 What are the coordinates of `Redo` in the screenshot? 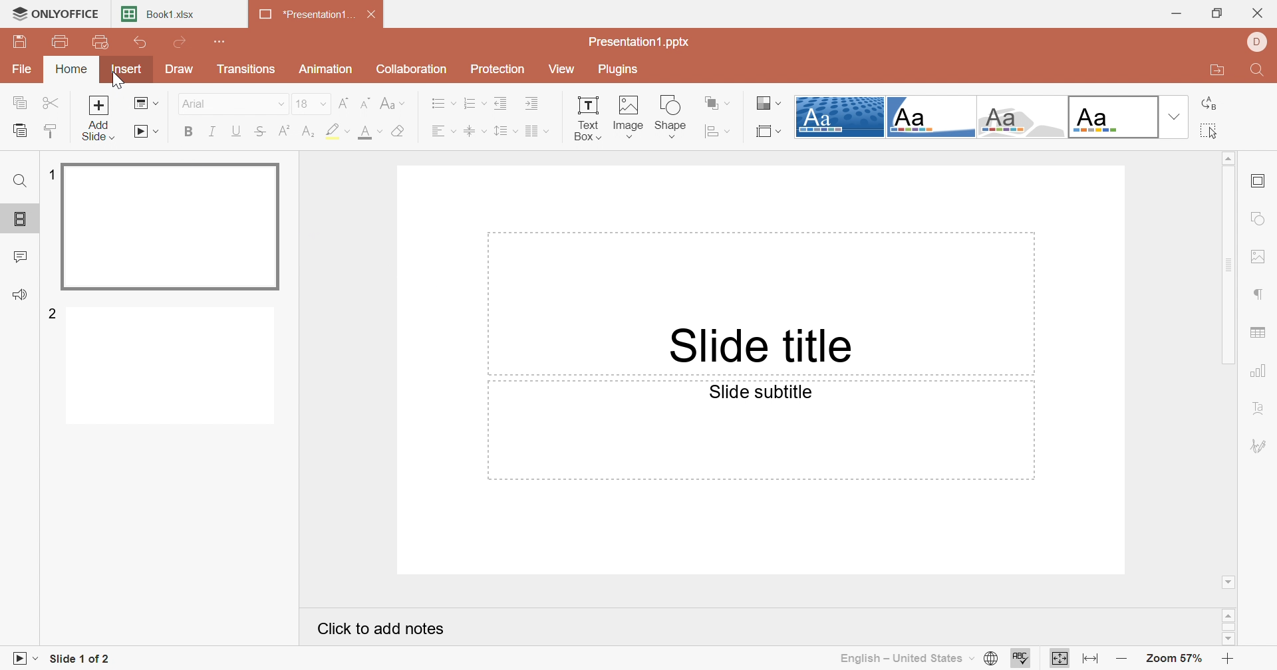 It's located at (182, 44).